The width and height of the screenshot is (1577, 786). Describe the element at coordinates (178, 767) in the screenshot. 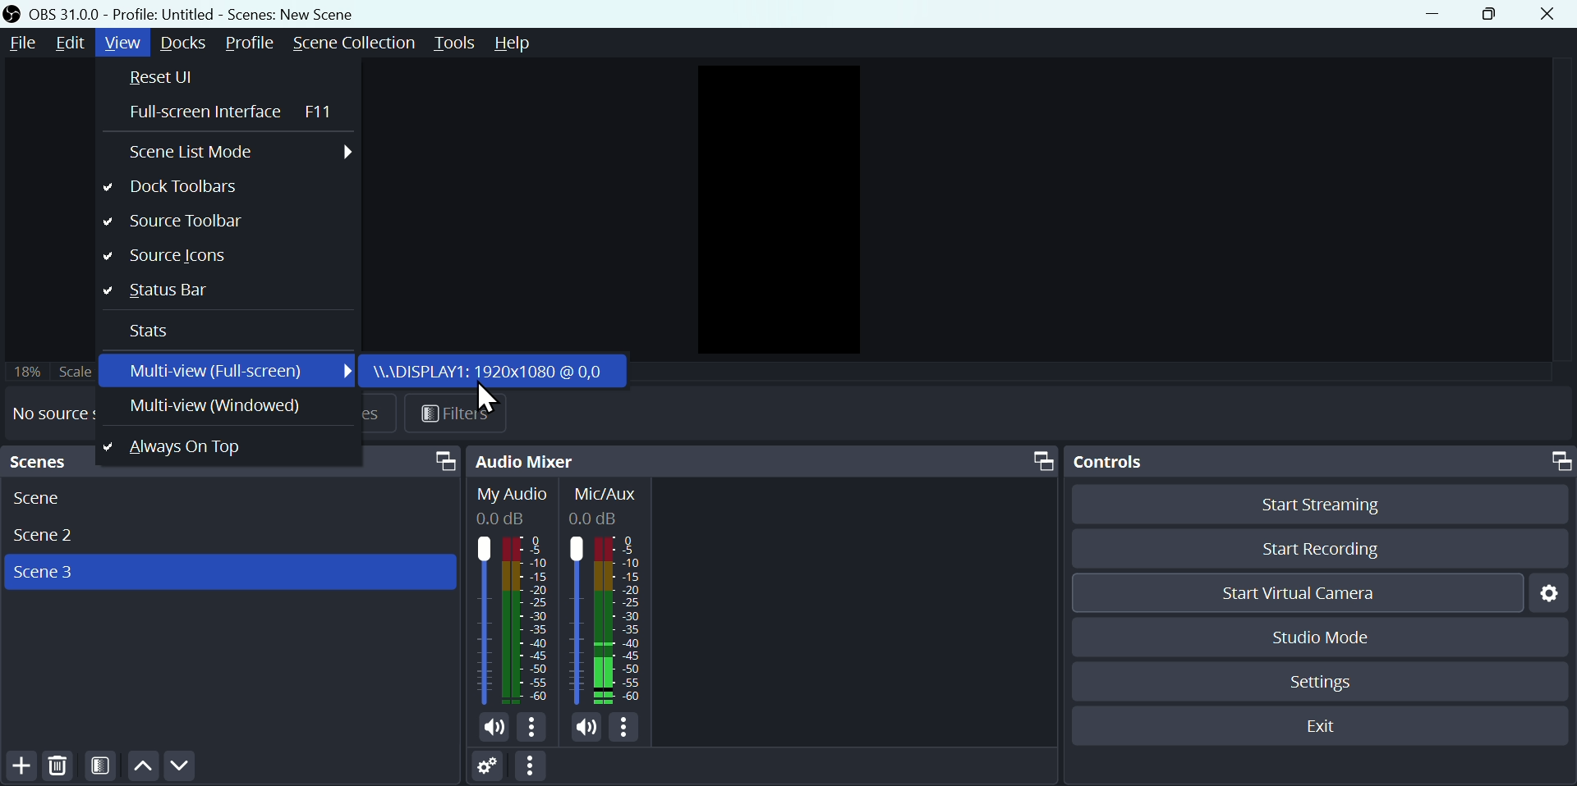

I see `Move down` at that location.